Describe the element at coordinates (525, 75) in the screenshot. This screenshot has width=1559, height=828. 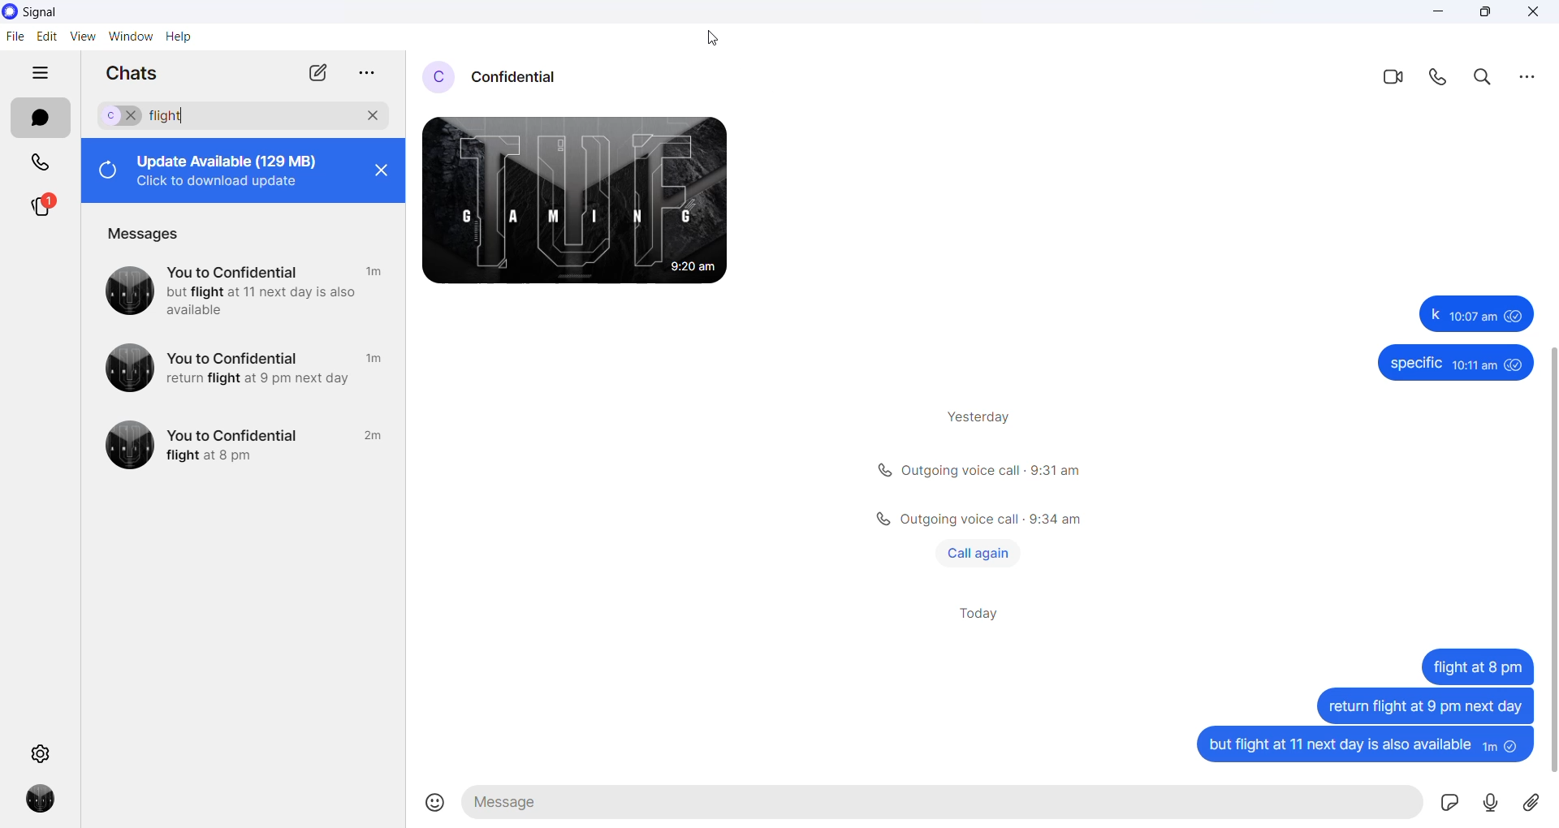
I see `contact name` at that location.